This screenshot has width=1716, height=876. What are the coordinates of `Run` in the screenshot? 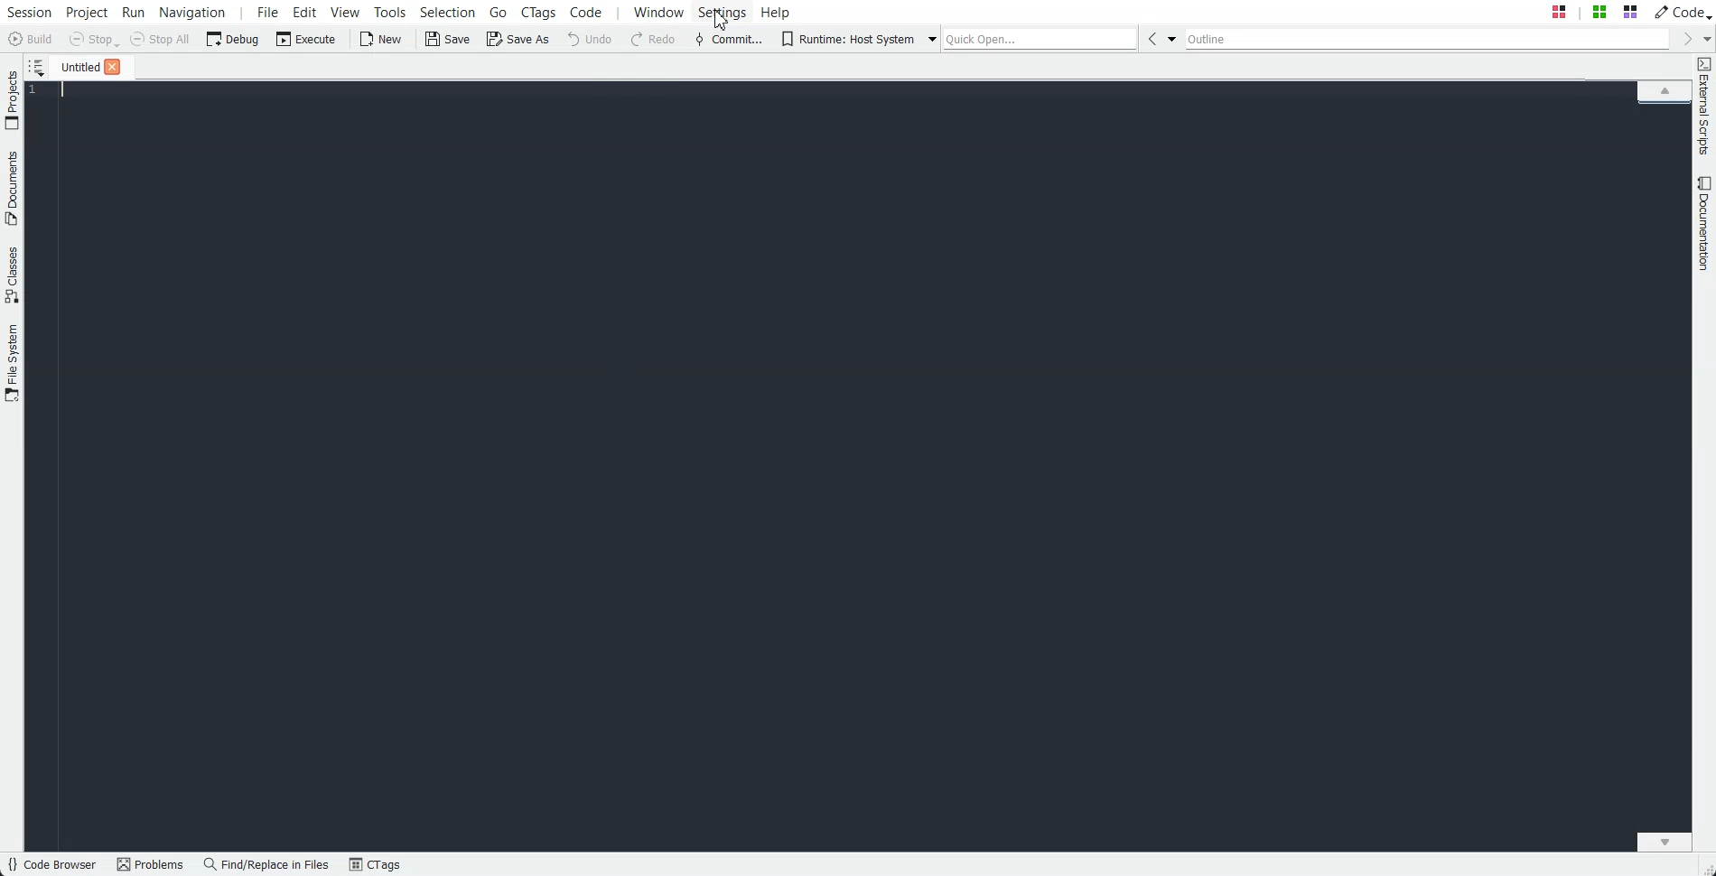 It's located at (132, 12).